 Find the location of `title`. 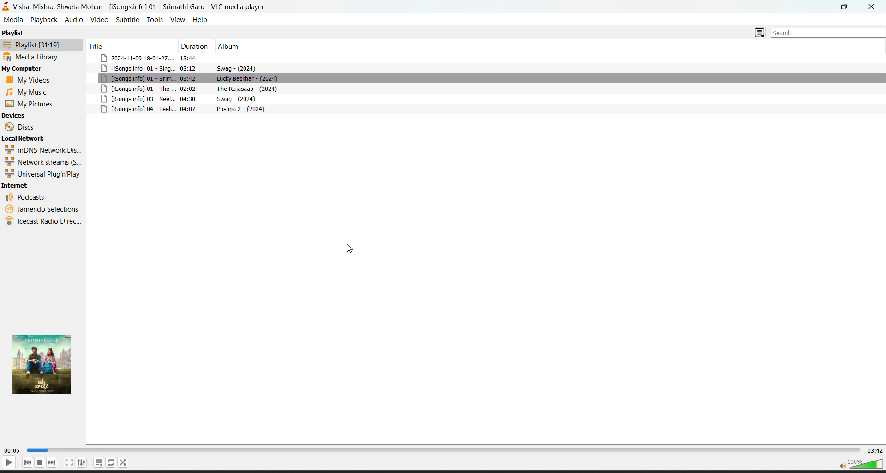

title is located at coordinates (102, 45).